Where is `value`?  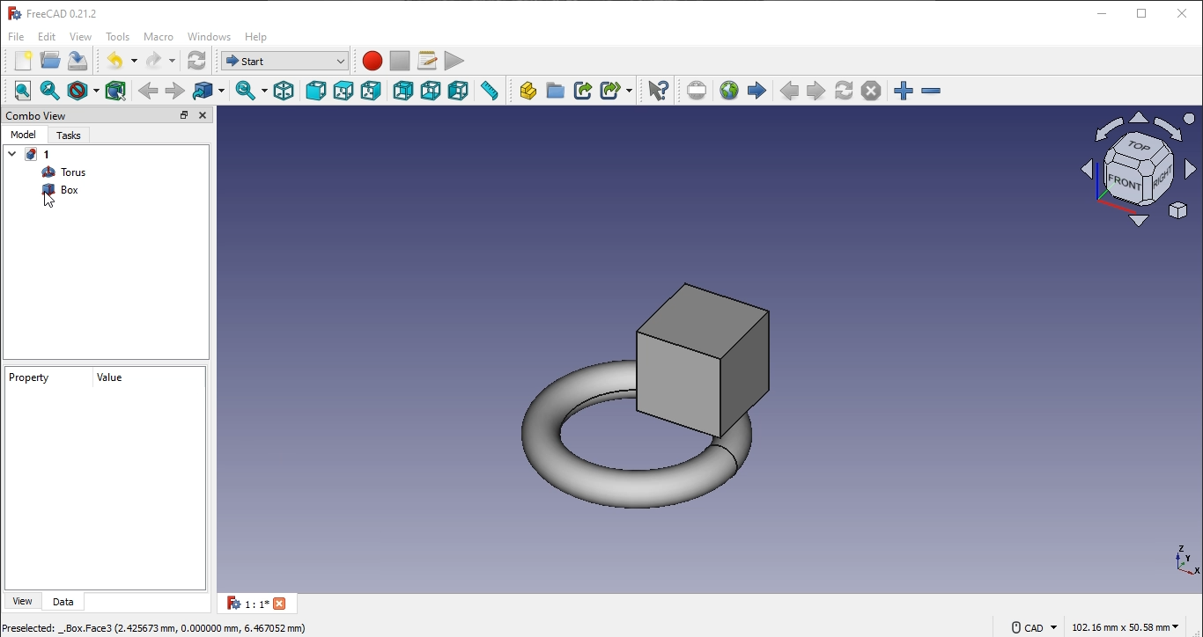
value is located at coordinates (111, 377).